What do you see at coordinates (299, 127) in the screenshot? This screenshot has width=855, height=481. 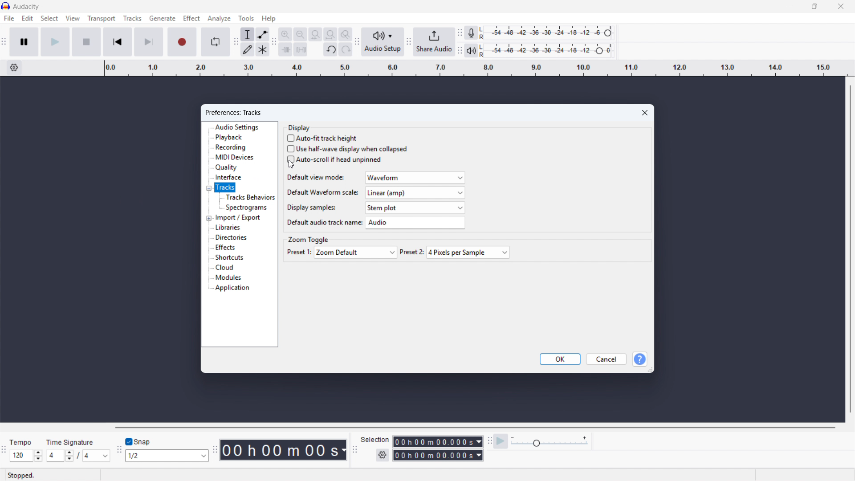 I see `display` at bounding box center [299, 127].